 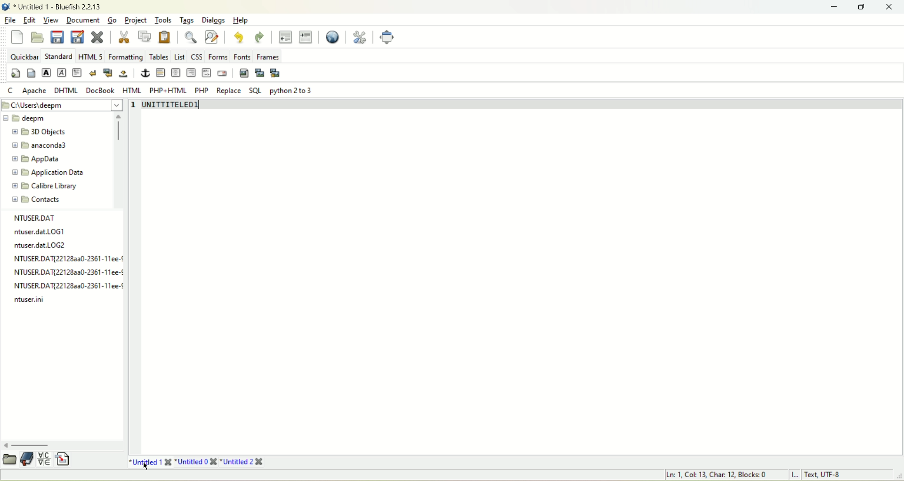 I want to click on python 2to 3, so click(x=295, y=90).